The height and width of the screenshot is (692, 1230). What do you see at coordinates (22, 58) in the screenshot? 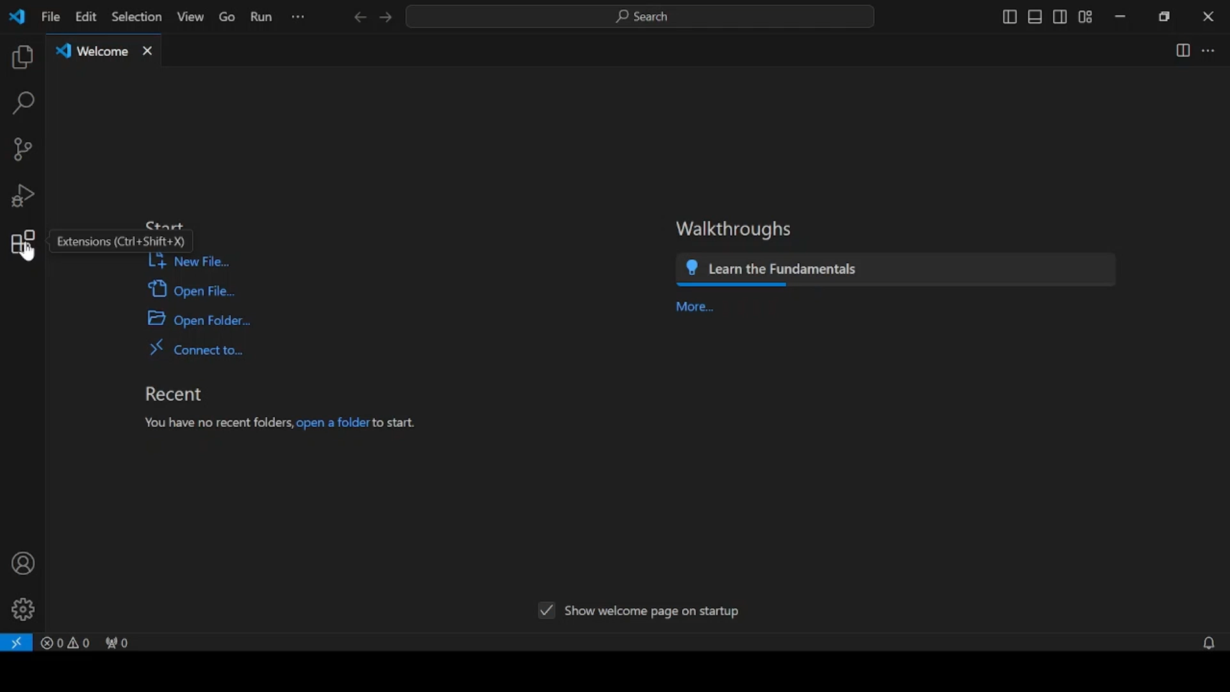
I see `explorer` at bounding box center [22, 58].